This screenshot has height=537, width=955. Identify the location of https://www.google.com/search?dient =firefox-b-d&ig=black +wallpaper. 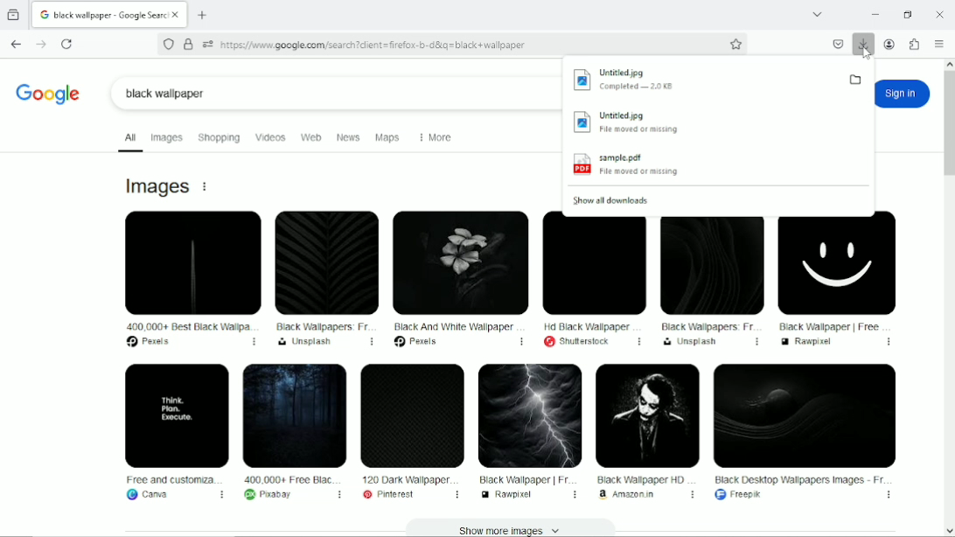
(373, 45).